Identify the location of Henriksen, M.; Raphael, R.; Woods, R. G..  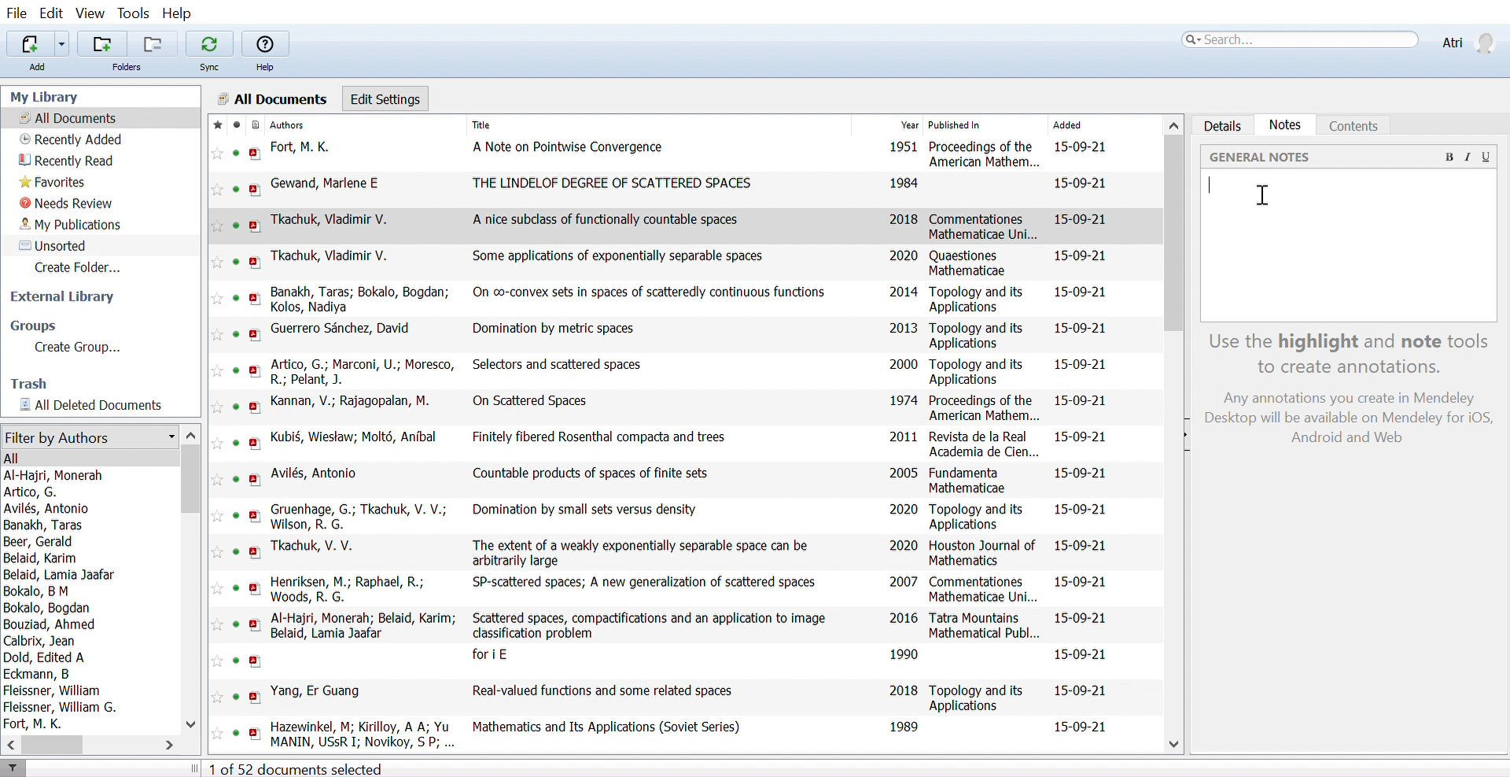
(362, 590).